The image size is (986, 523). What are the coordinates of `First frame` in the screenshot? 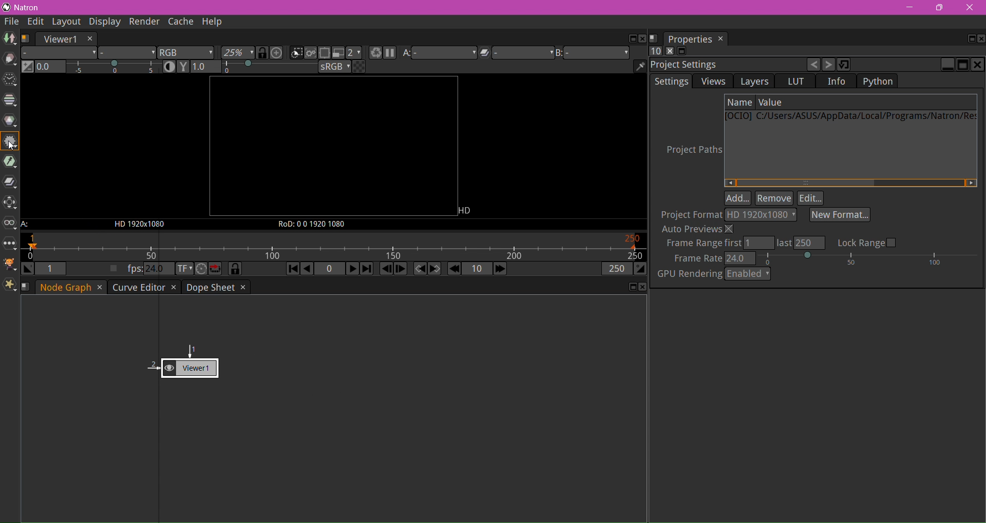 It's located at (291, 270).